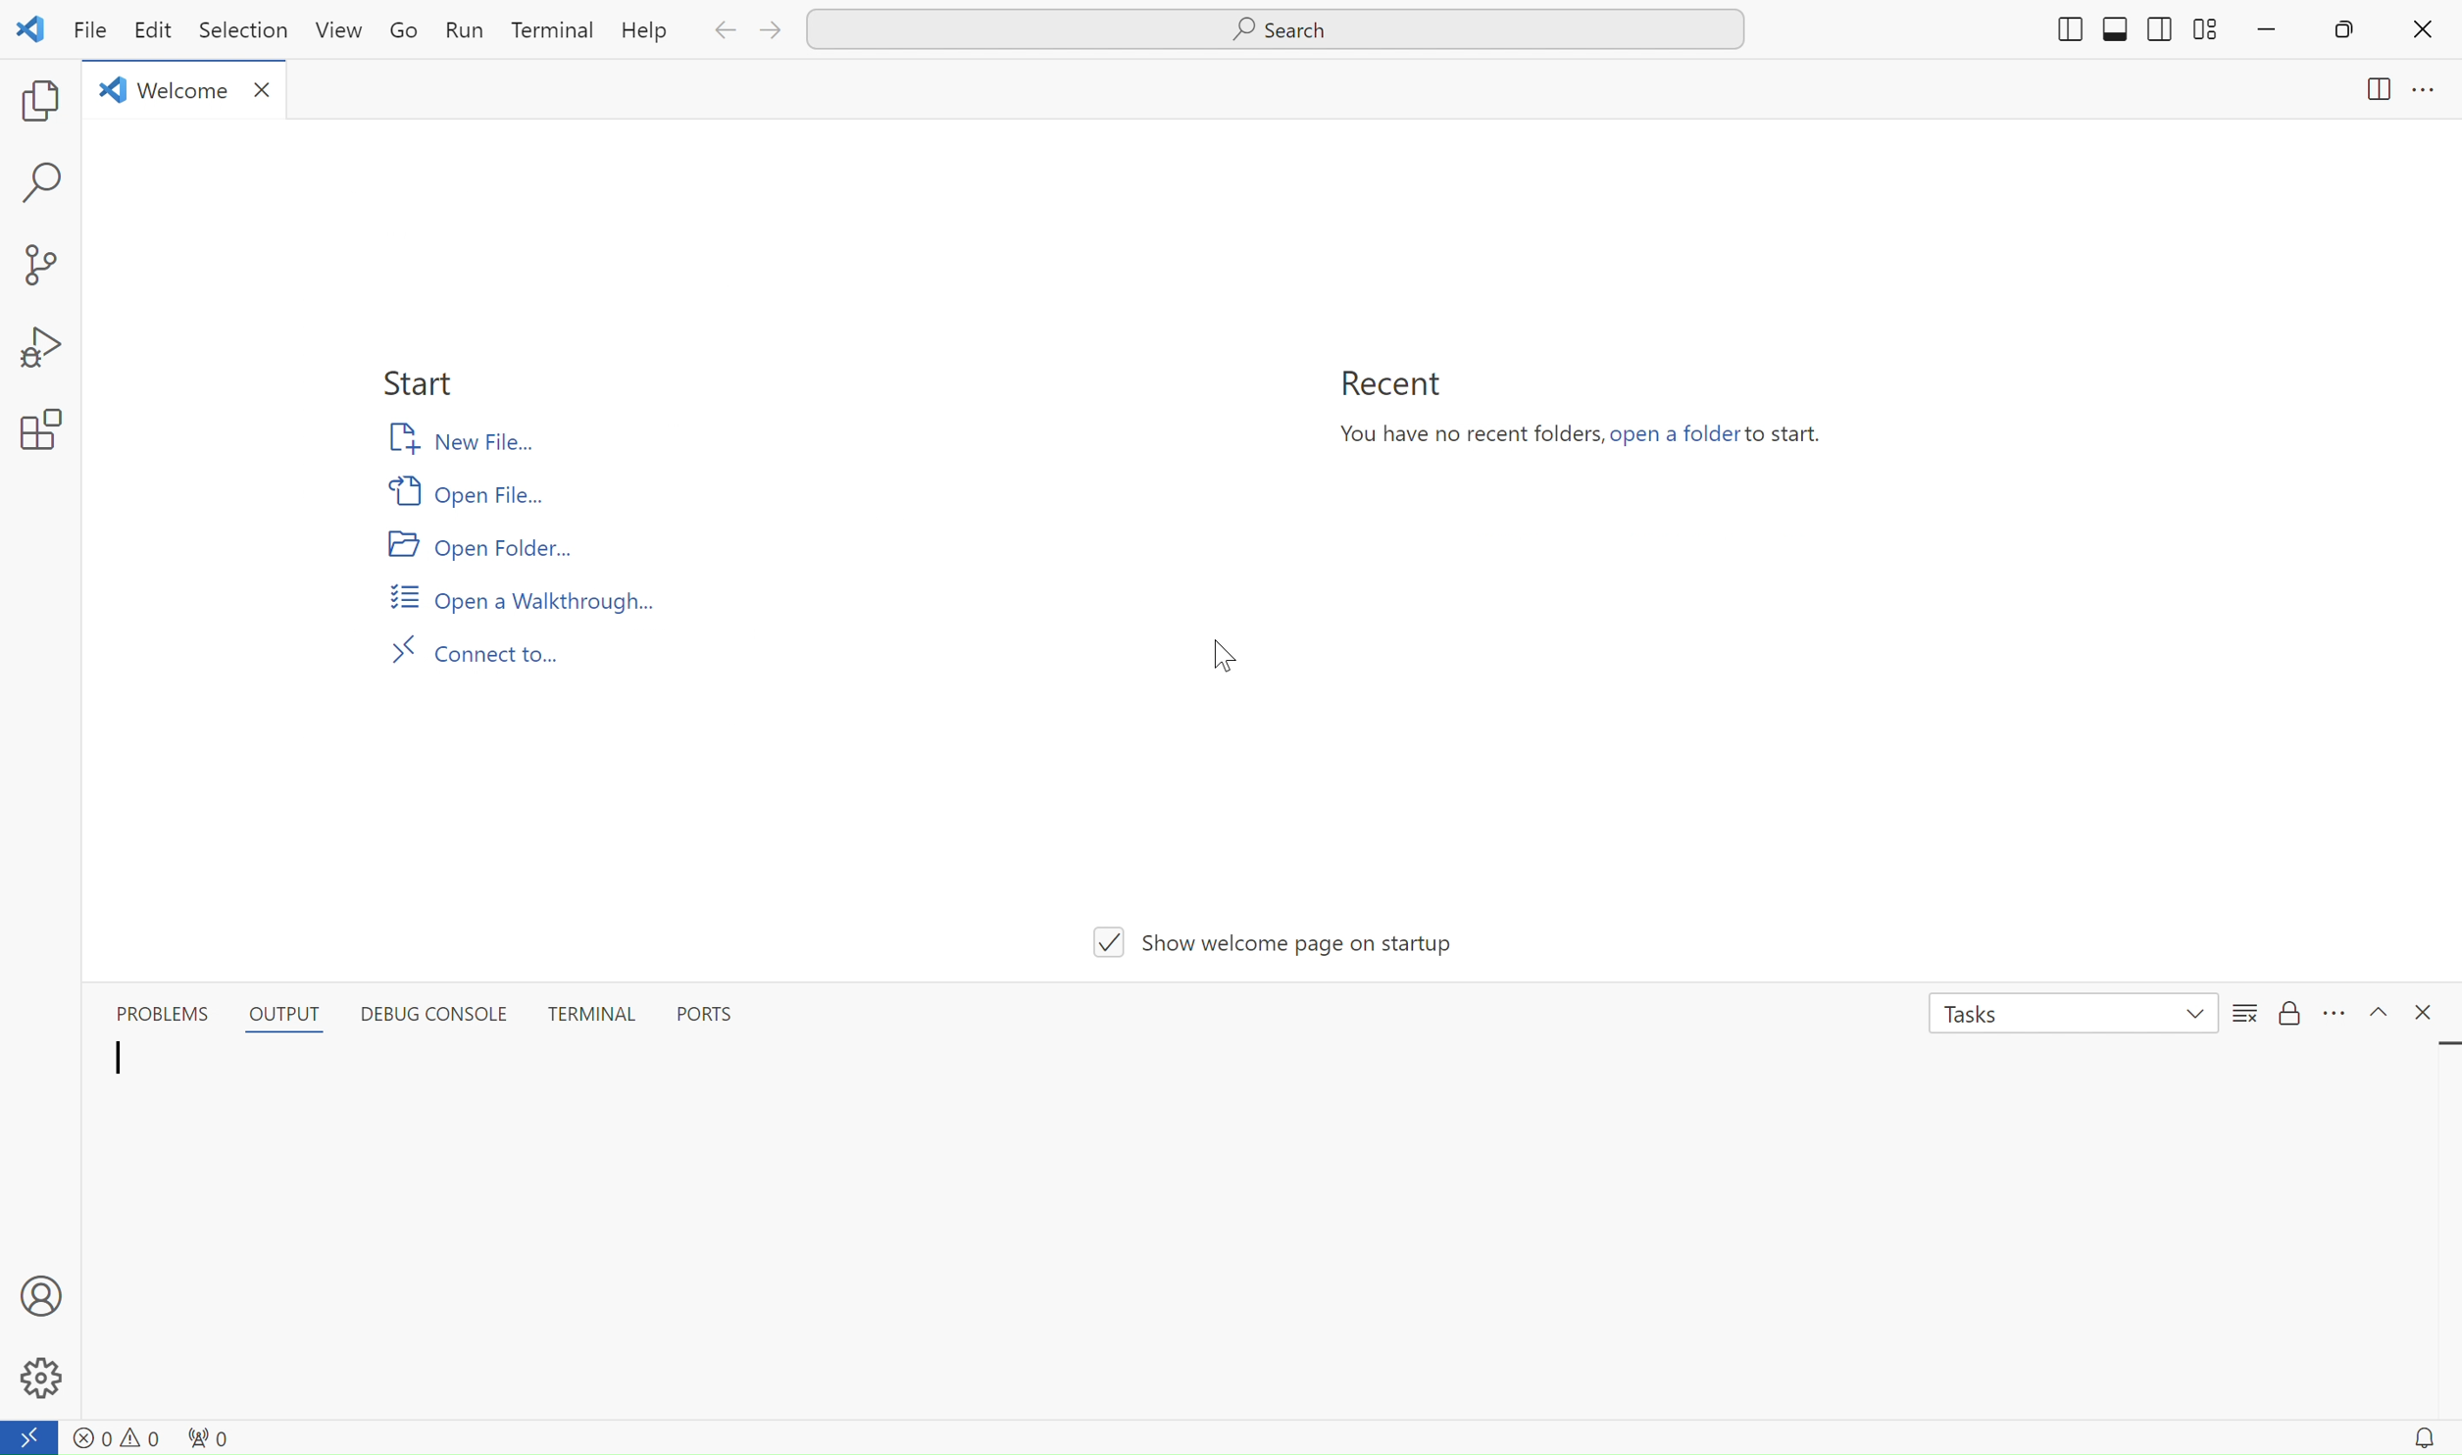  I want to click on Connect to, so click(477, 653).